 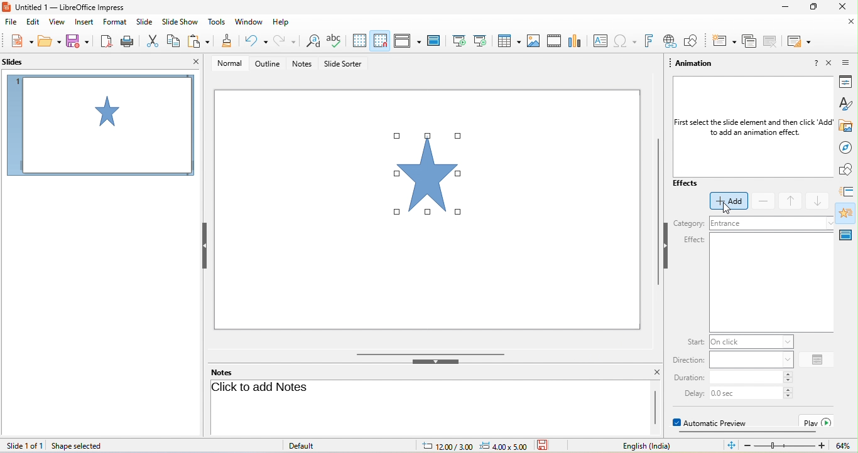 I want to click on hide bottom bar, so click(x=435, y=363).